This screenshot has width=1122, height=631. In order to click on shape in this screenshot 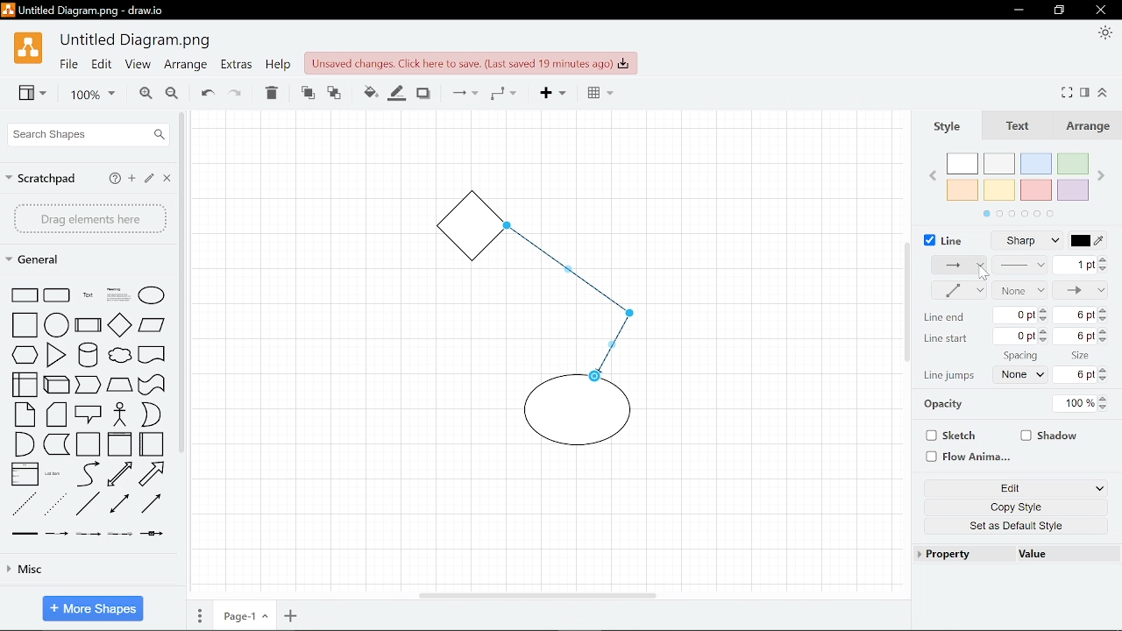, I will do `click(122, 475)`.